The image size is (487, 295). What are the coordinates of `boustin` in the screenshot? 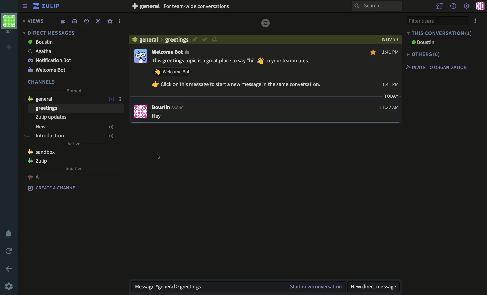 It's located at (424, 43).